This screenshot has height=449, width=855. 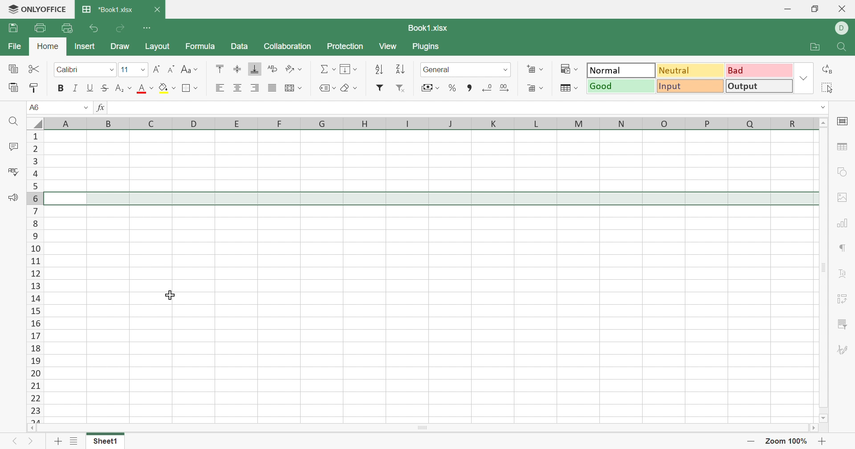 I want to click on Zoom Out, so click(x=750, y=442).